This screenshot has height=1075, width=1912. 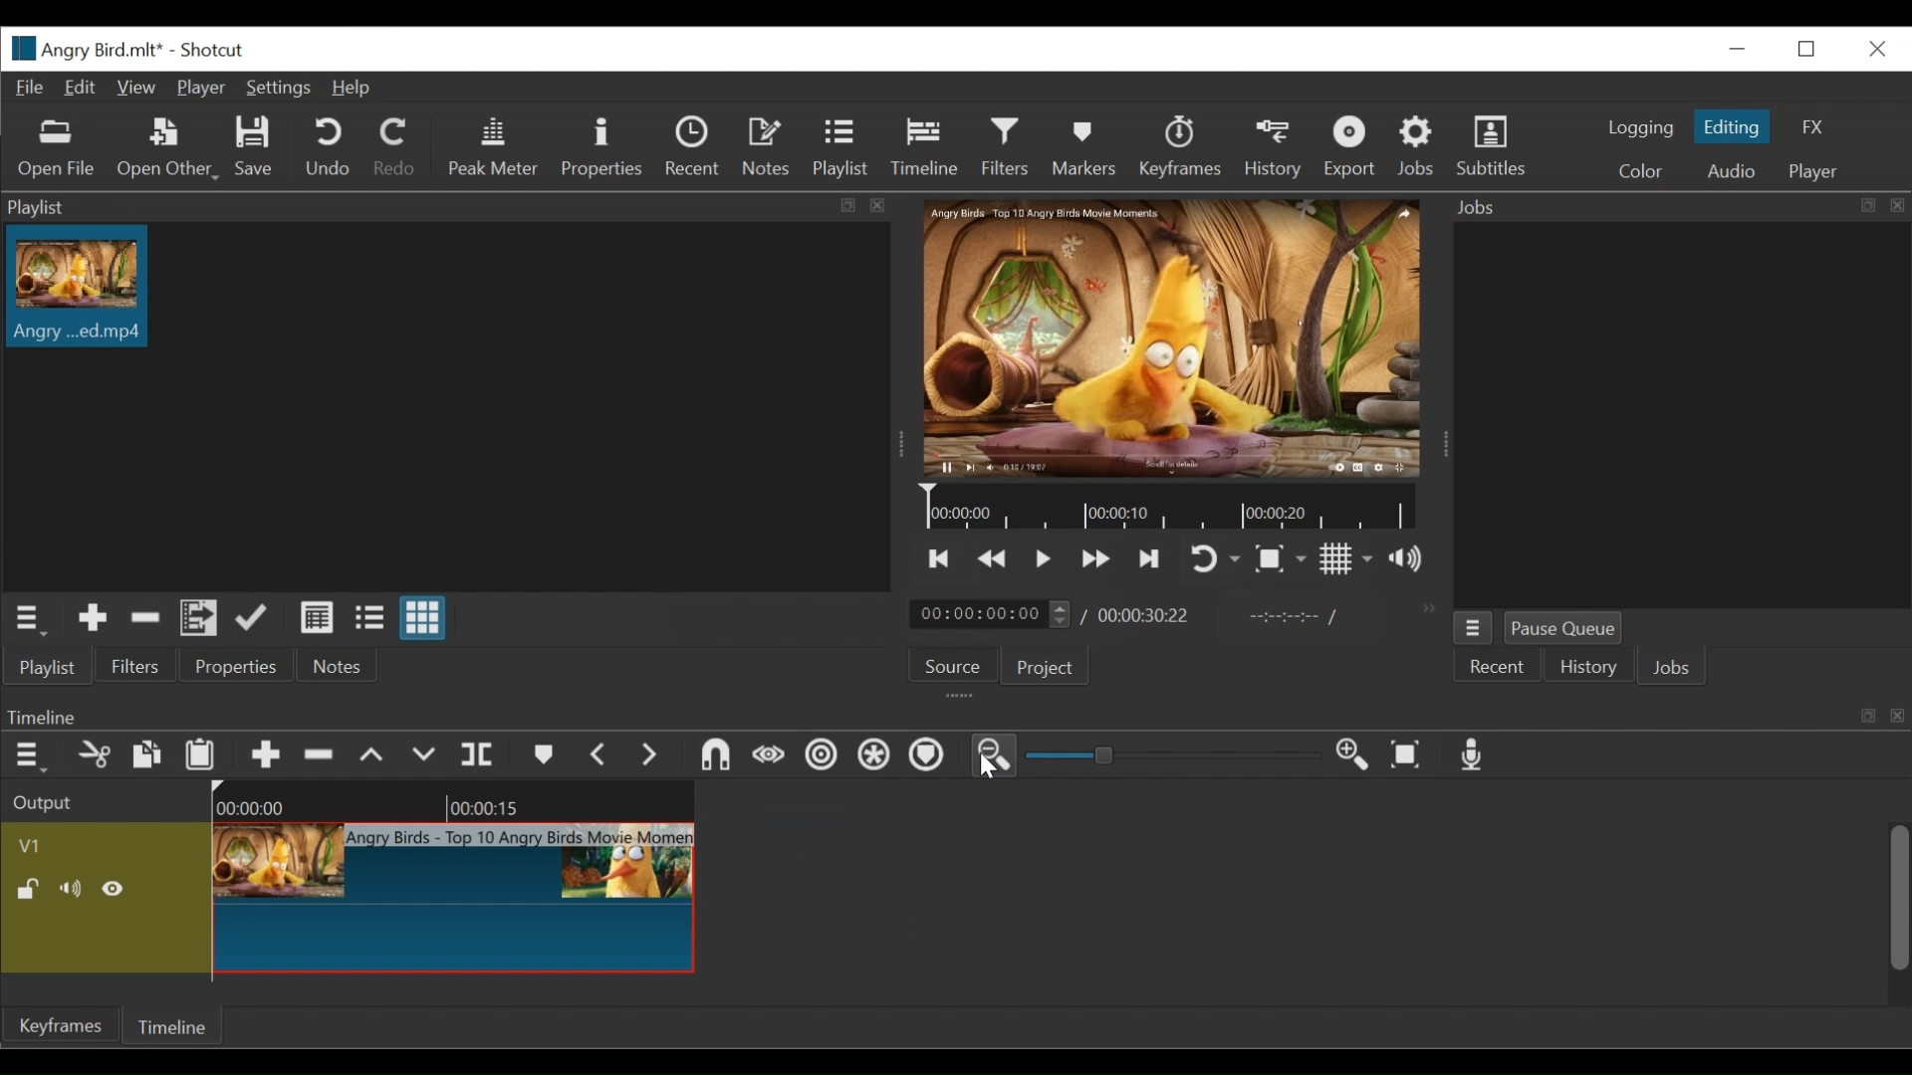 I want to click on (un)lock track, so click(x=29, y=890).